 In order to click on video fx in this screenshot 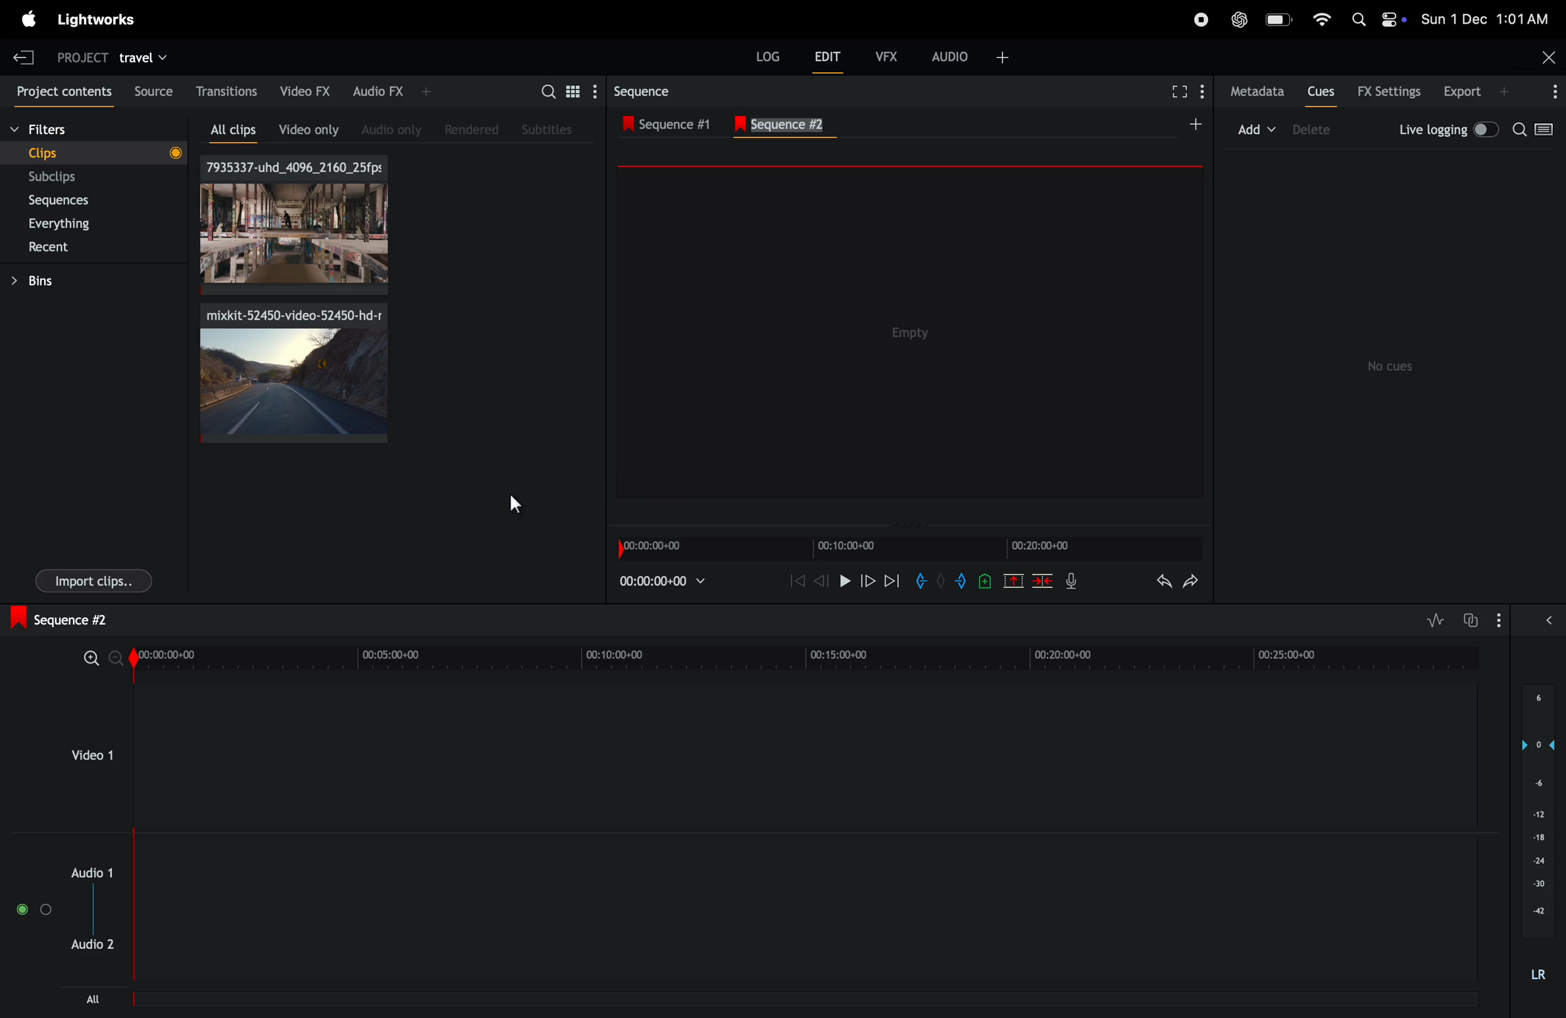, I will do `click(306, 89)`.